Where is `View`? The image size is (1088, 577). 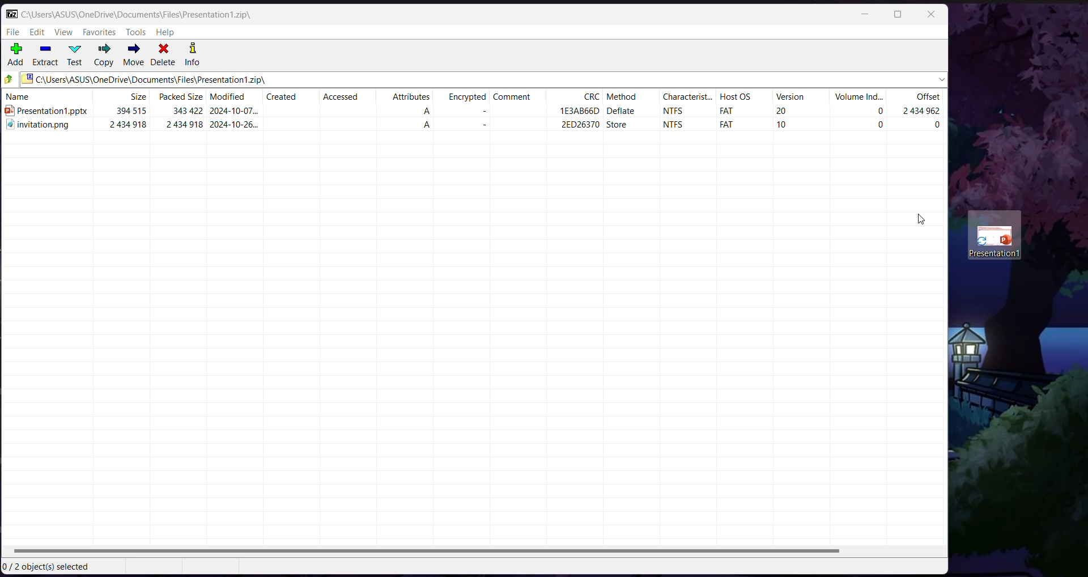
View is located at coordinates (65, 32).